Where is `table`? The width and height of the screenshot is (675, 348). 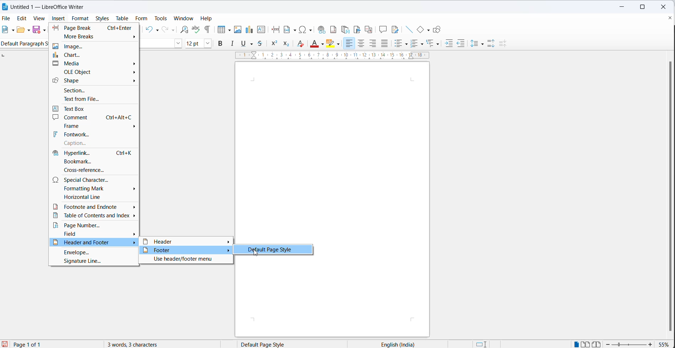
table is located at coordinates (122, 18).